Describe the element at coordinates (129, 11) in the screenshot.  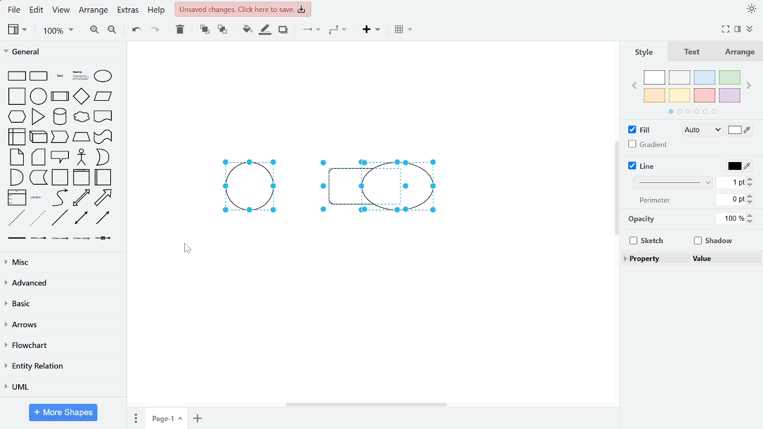
I see `extras` at that location.